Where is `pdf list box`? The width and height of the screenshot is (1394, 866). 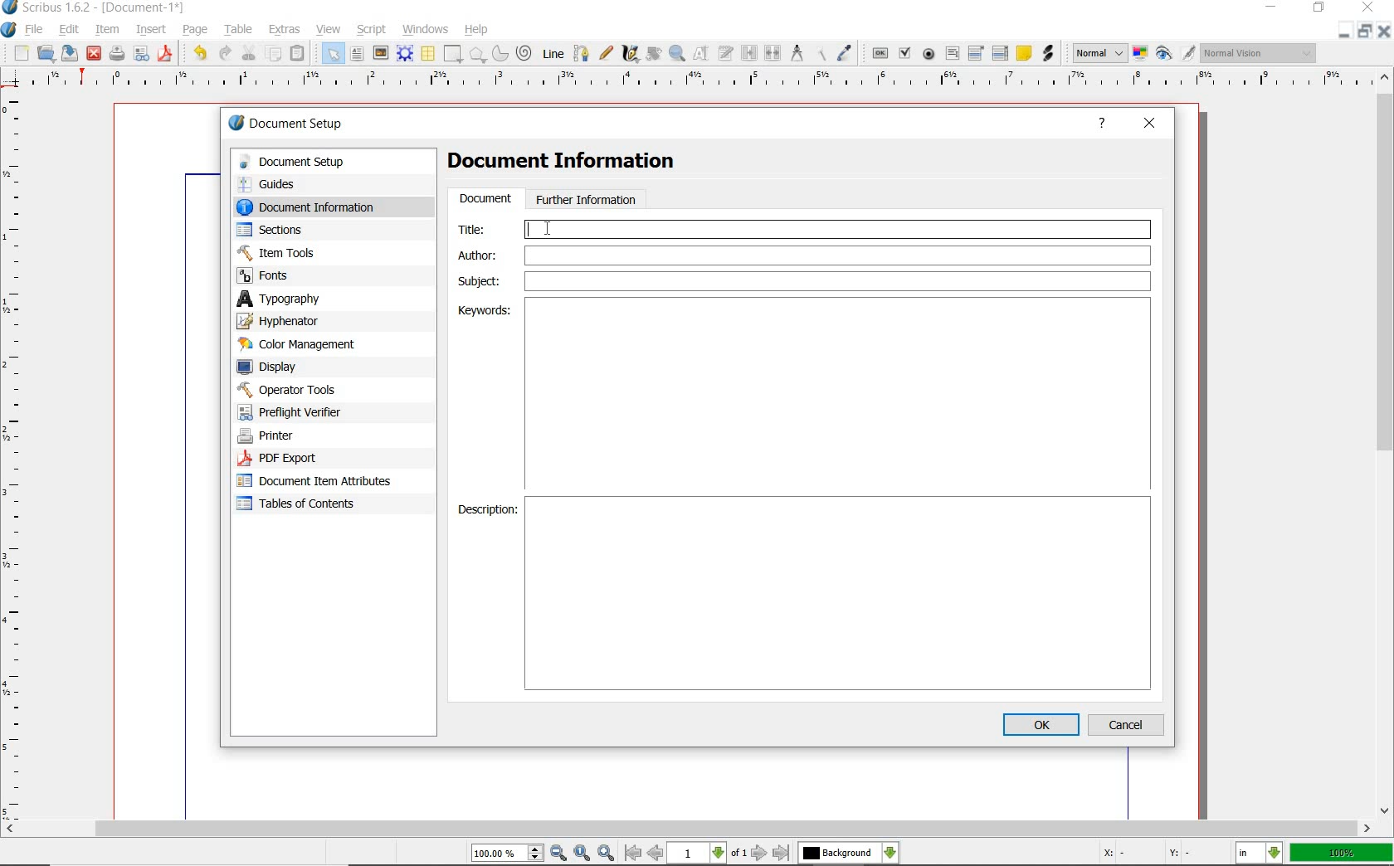 pdf list box is located at coordinates (999, 53).